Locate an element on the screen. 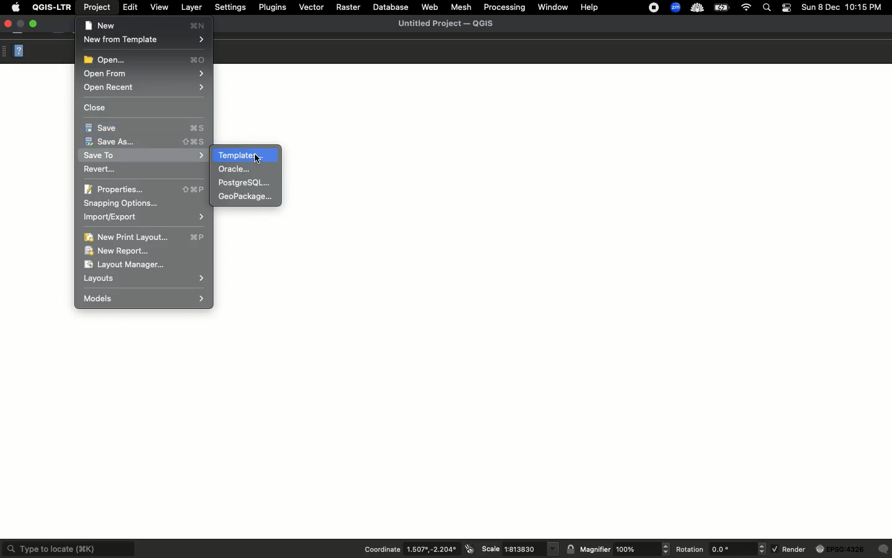  Revert is located at coordinates (97, 170).